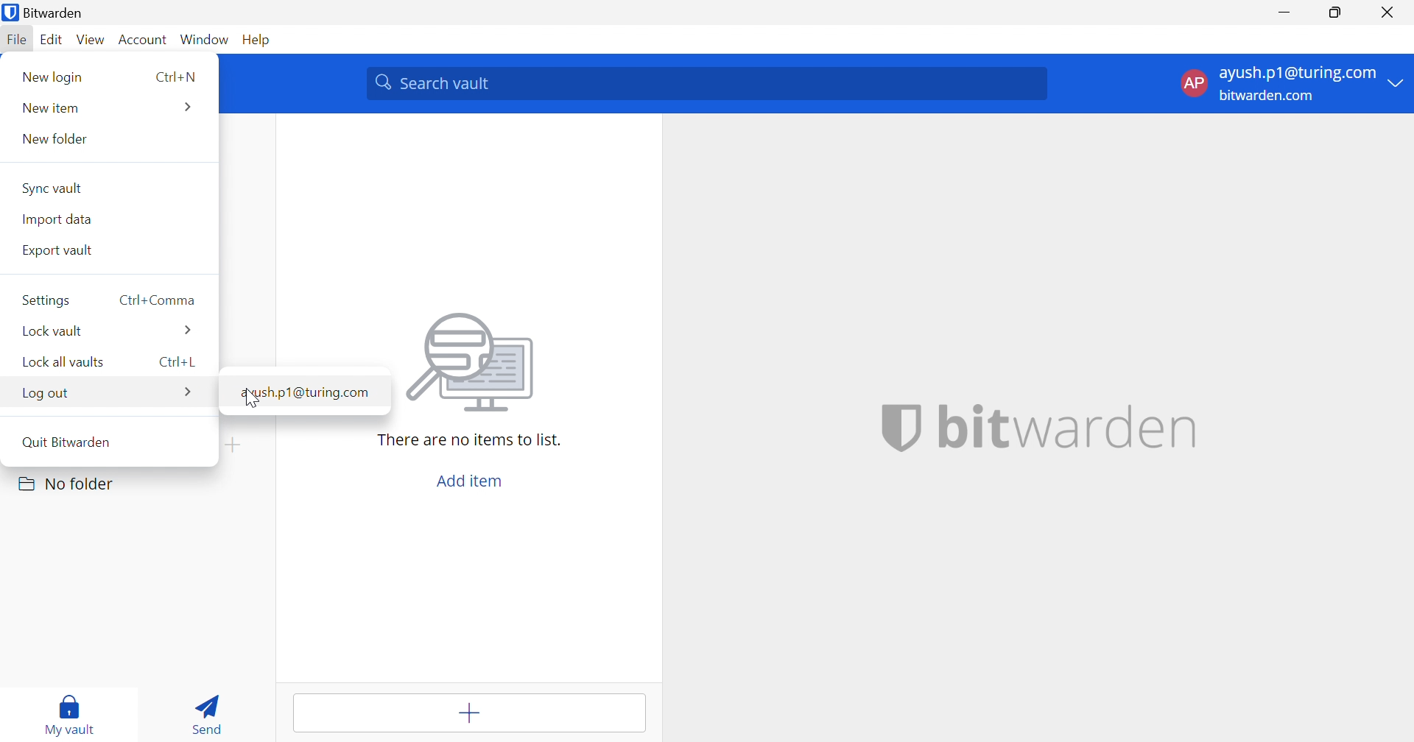  What do you see at coordinates (60, 362) in the screenshot?
I see `Local vault` at bounding box center [60, 362].